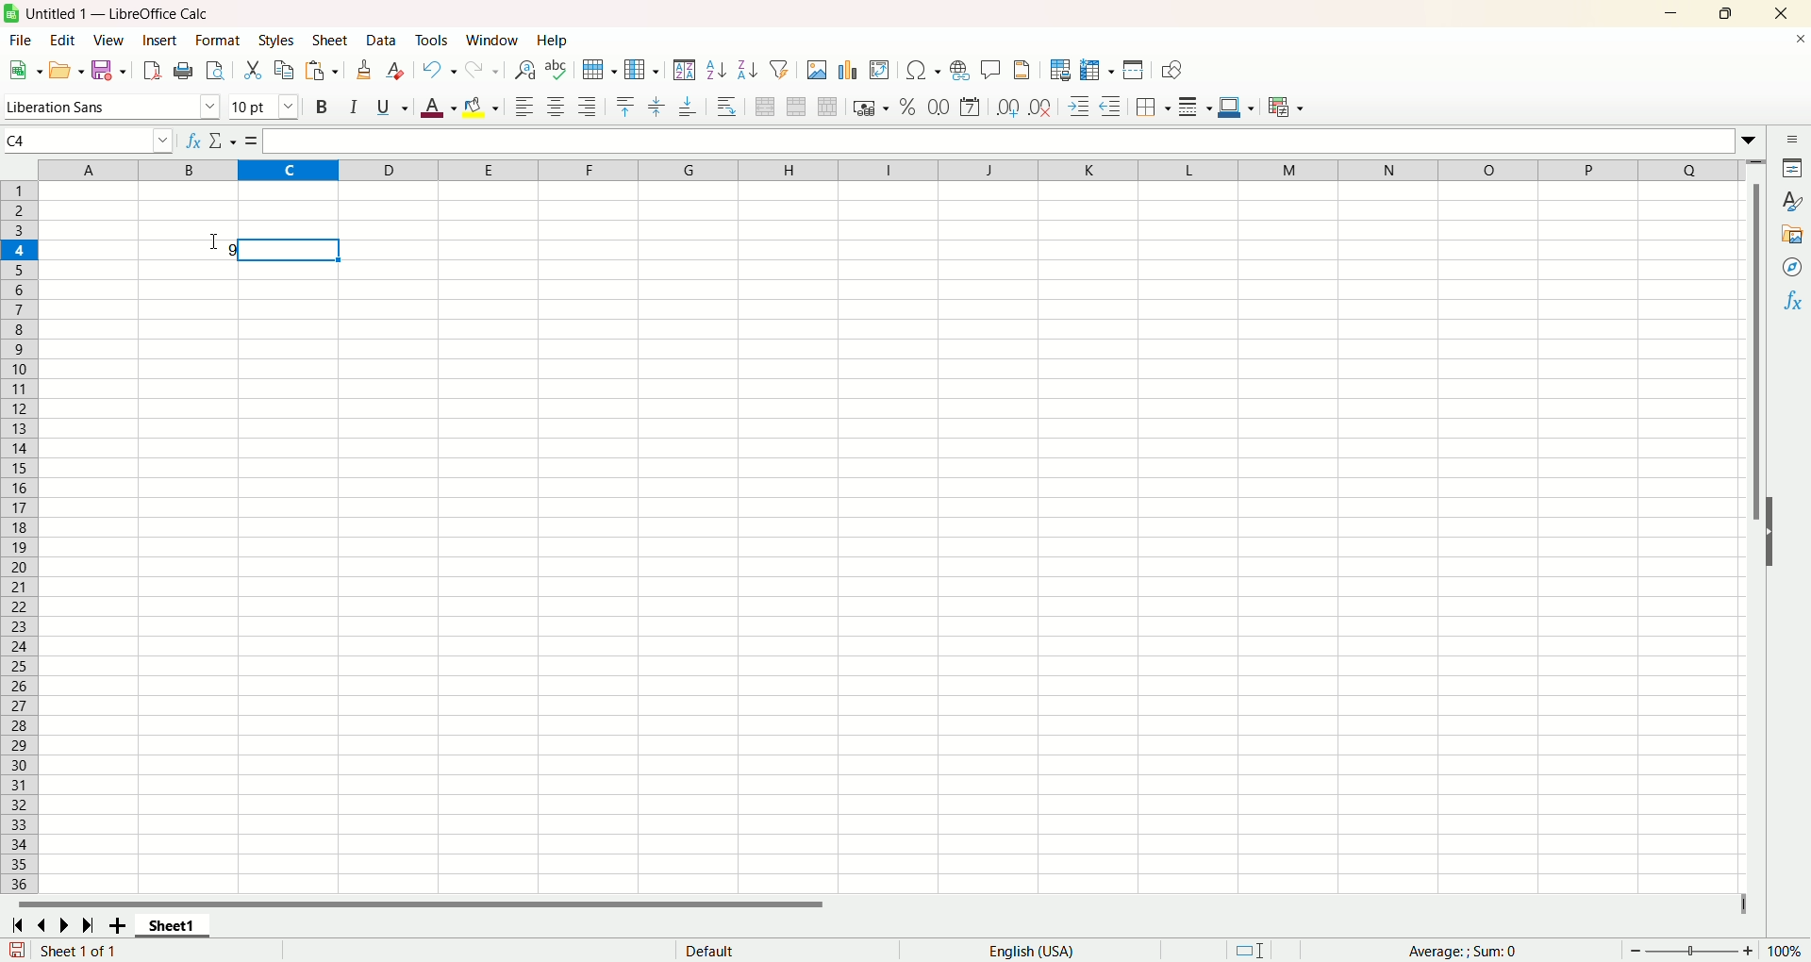 The height and width of the screenshot is (962, 1811). Describe the element at coordinates (1796, 44) in the screenshot. I see `close document` at that location.